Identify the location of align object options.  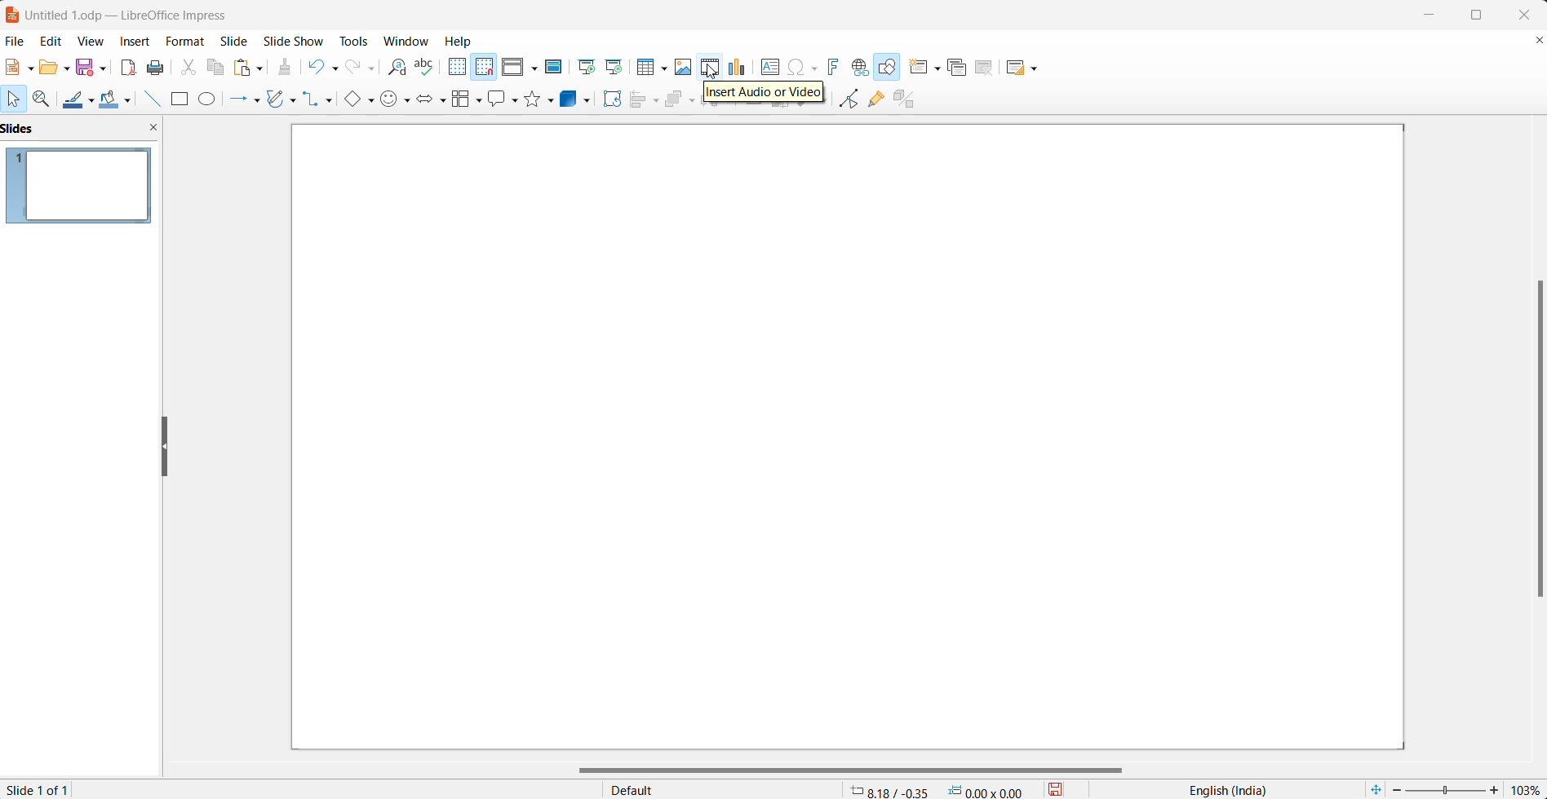
(656, 103).